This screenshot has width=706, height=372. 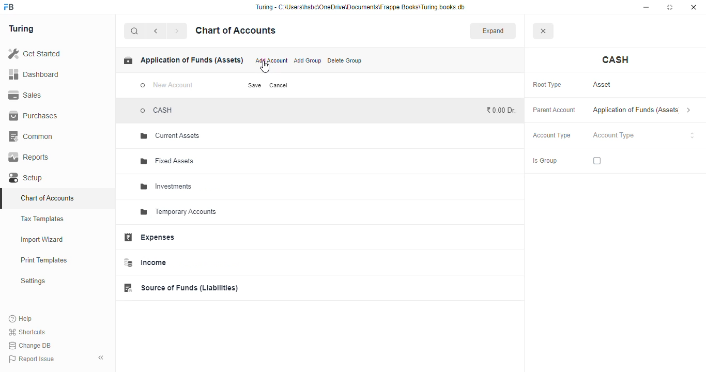 What do you see at coordinates (552, 135) in the screenshot?
I see `account type` at bounding box center [552, 135].